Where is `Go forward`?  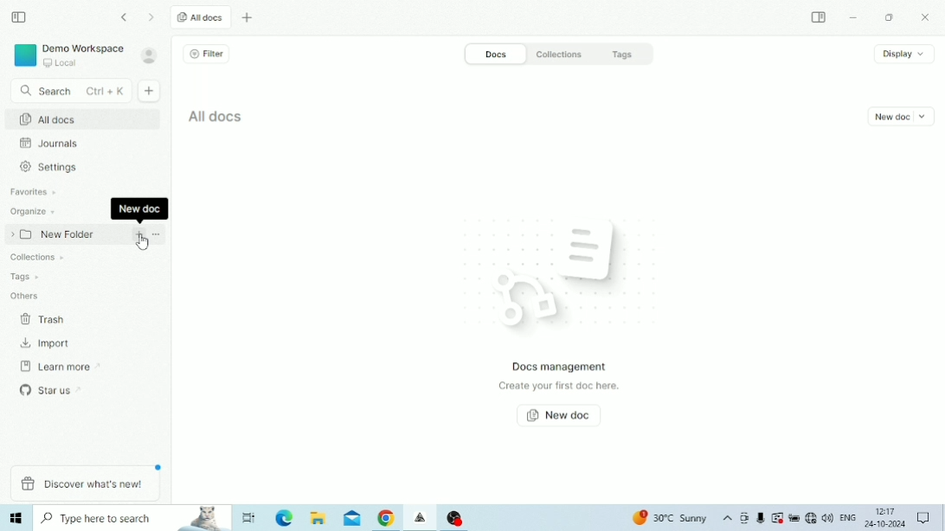
Go forward is located at coordinates (152, 17).